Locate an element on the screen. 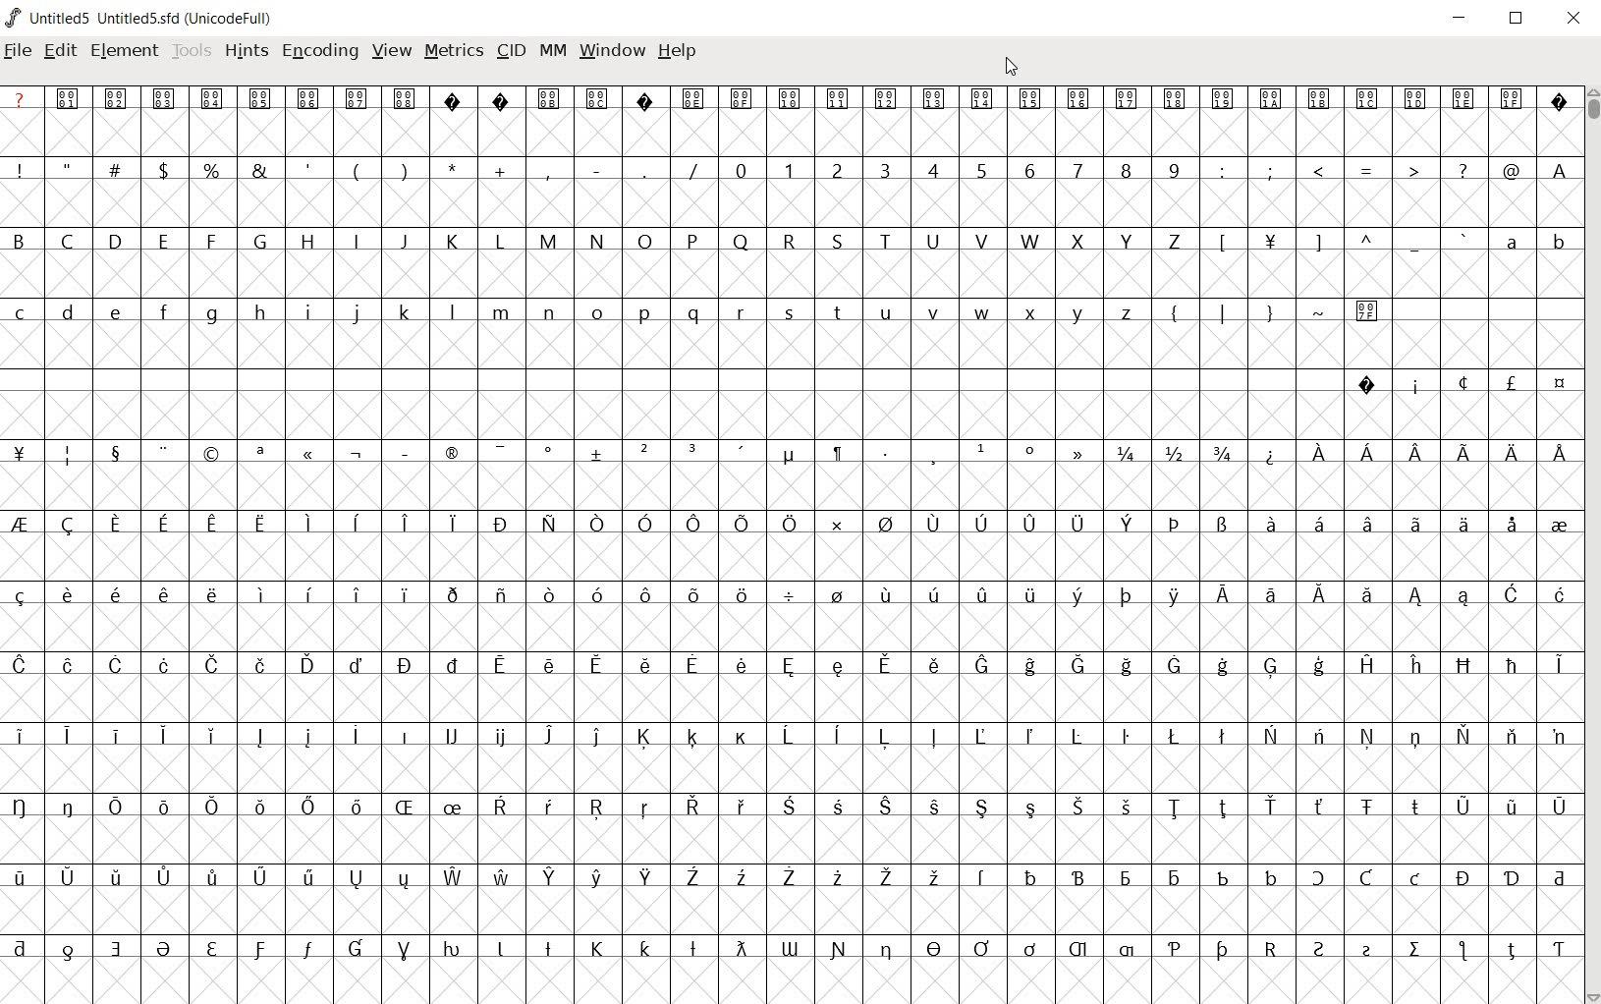 This screenshot has height=1004, width=1601. Symbol is located at coordinates (404, 525).